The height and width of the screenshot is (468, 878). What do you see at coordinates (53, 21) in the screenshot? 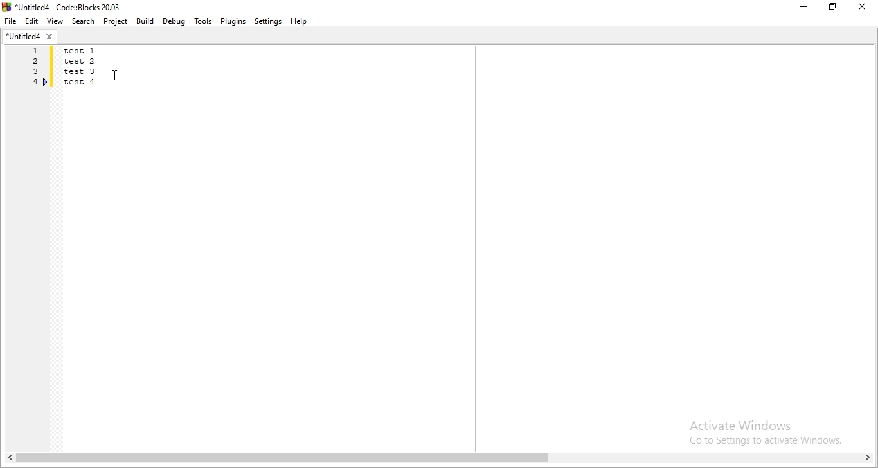
I see `View ` at bounding box center [53, 21].